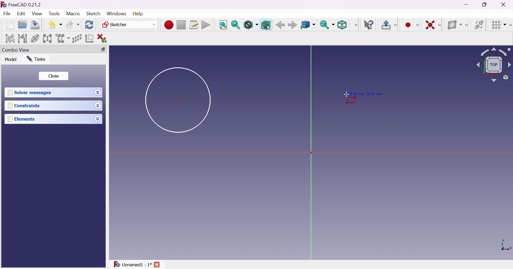 The image size is (513, 269). I want to click on Leave sketch, so click(389, 25).